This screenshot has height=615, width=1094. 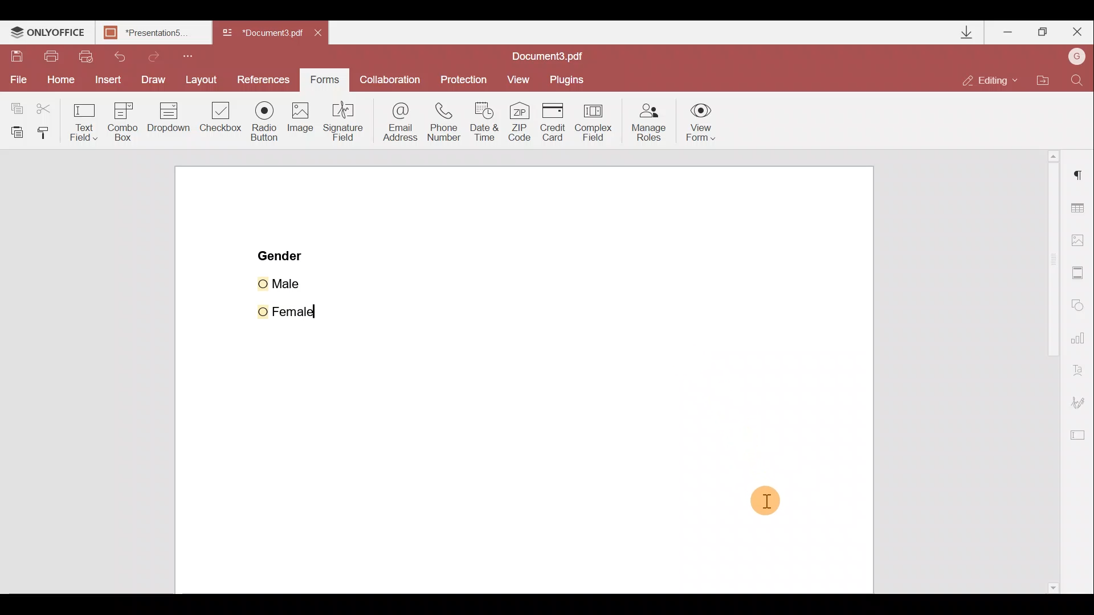 I want to click on Home, so click(x=58, y=81).